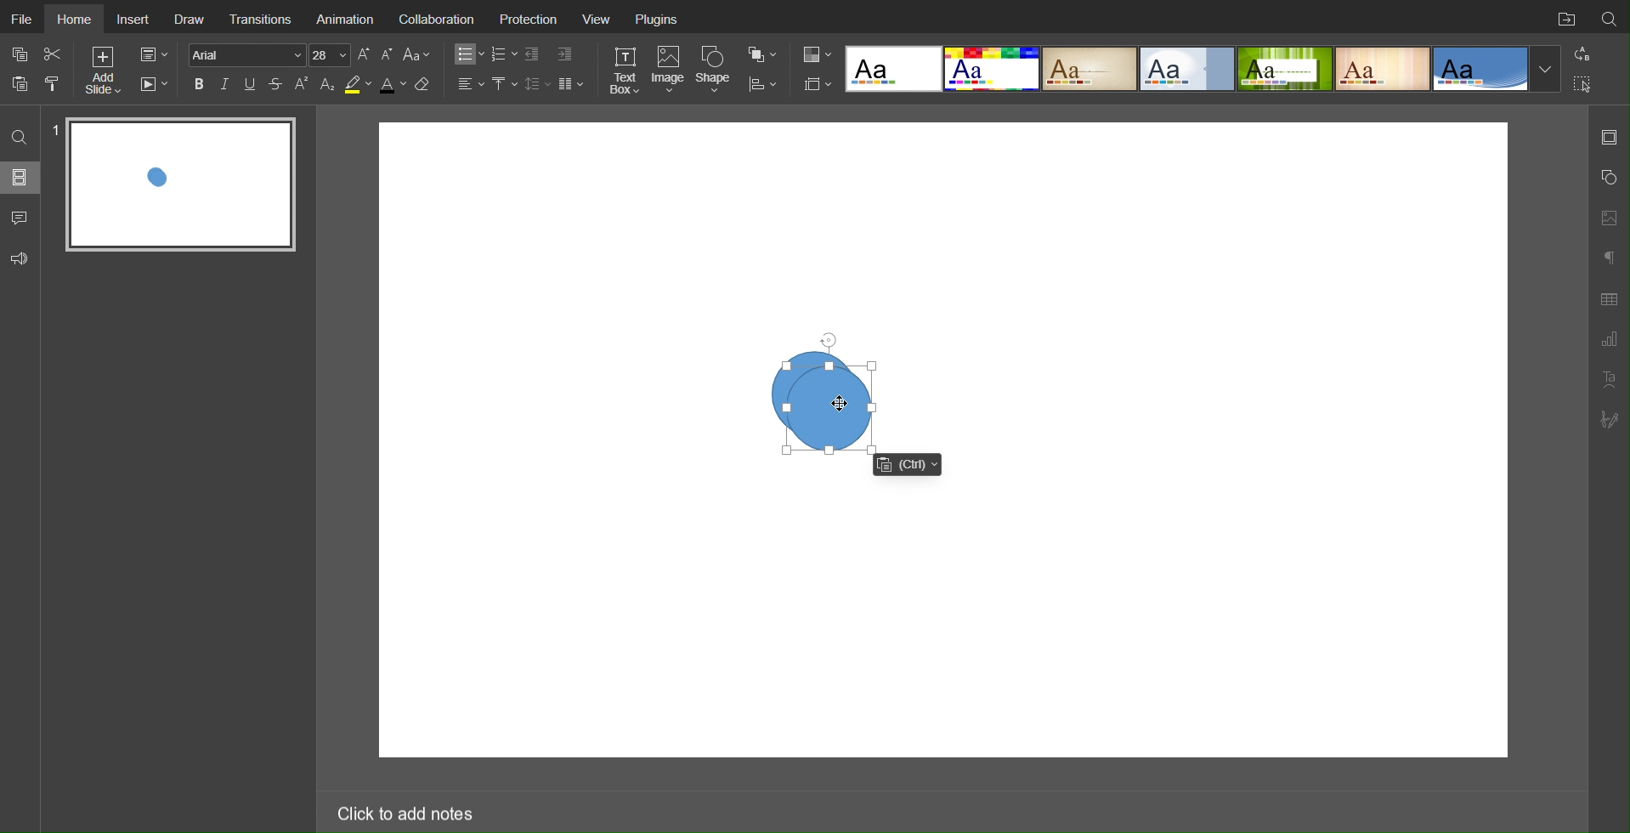 The height and width of the screenshot is (833, 1630). Describe the element at coordinates (534, 20) in the screenshot. I see `Protection` at that location.